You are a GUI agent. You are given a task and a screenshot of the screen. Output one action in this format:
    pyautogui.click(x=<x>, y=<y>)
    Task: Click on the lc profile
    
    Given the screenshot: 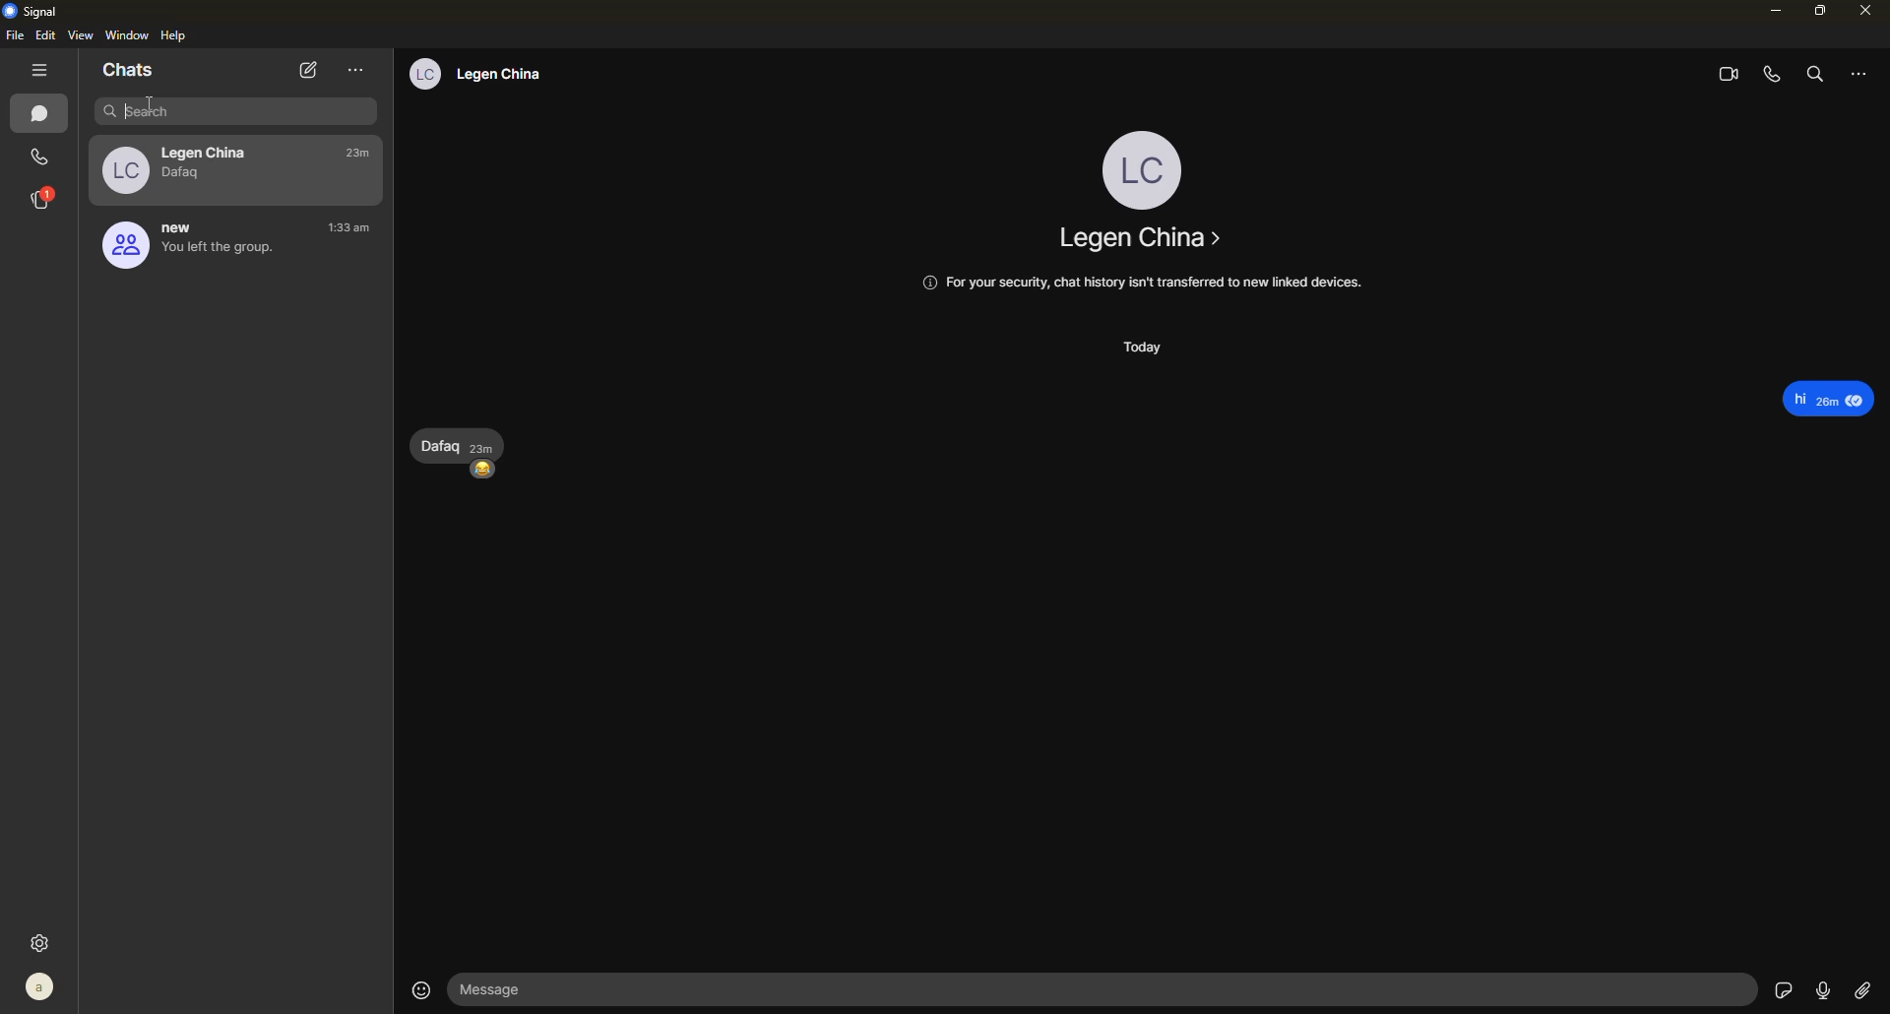 What is the action you would take?
    pyautogui.click(x=122, y=172)
    